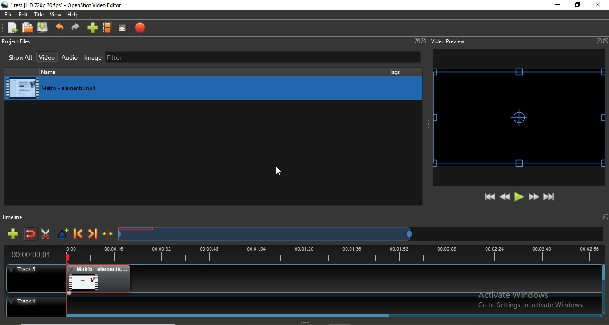 The image size is (609, 325). I want to click on Choose profiles, so click(108, 28).